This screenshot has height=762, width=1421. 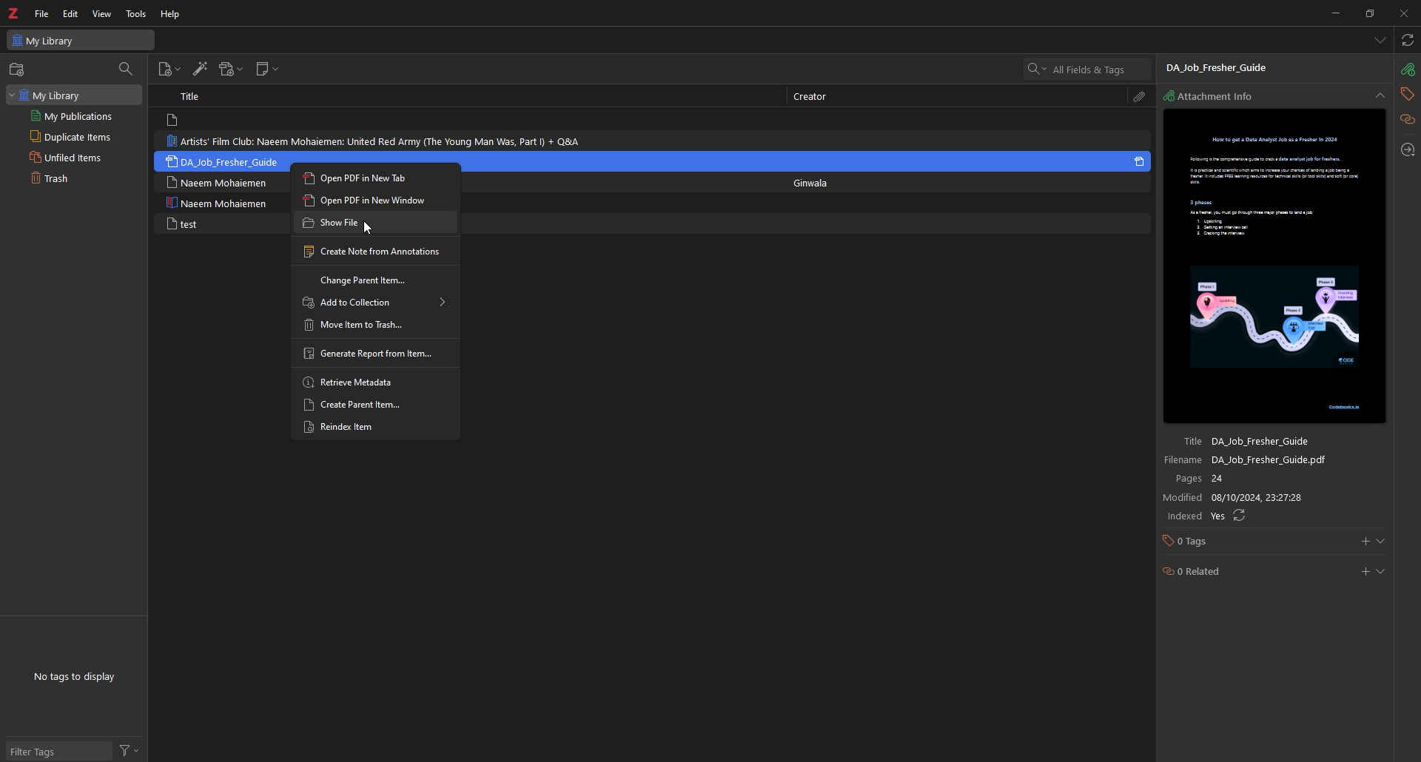 I want to click on tools, so click(x=137, y=14).